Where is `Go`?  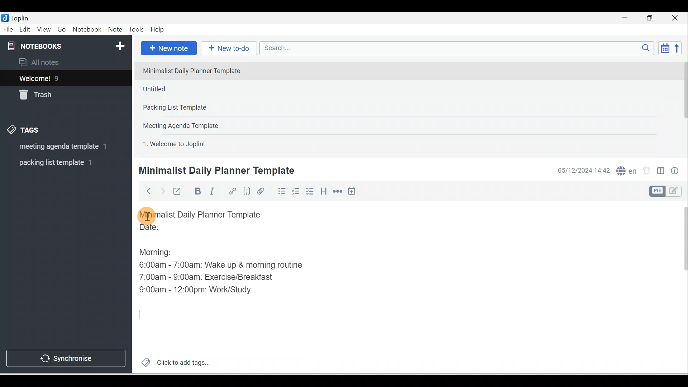 Go is located at coordinates (63, 30).